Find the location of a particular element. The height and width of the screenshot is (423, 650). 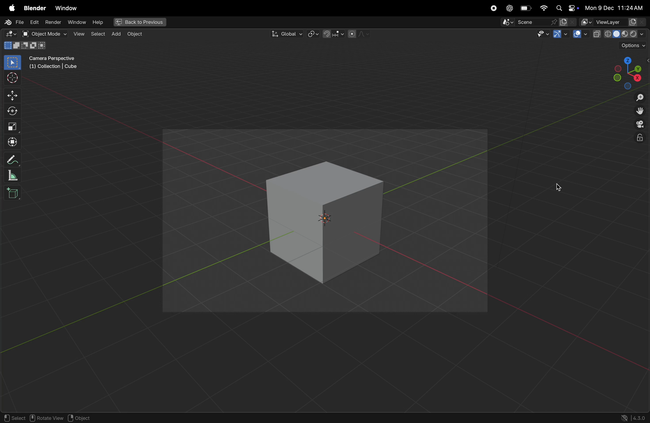

scale is located at coordinates (14, 126).